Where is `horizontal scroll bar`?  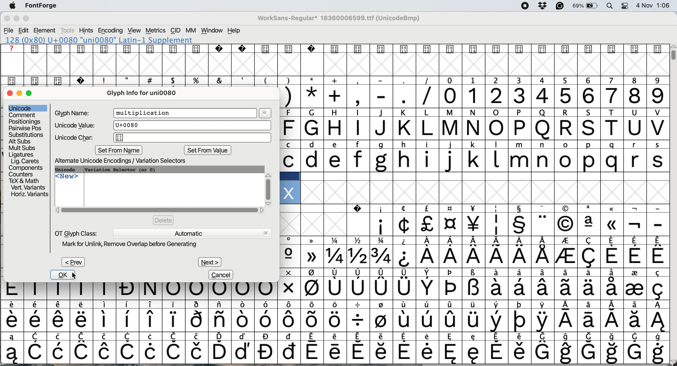 horizontal scroll bar is located at coordinates (160, 210).